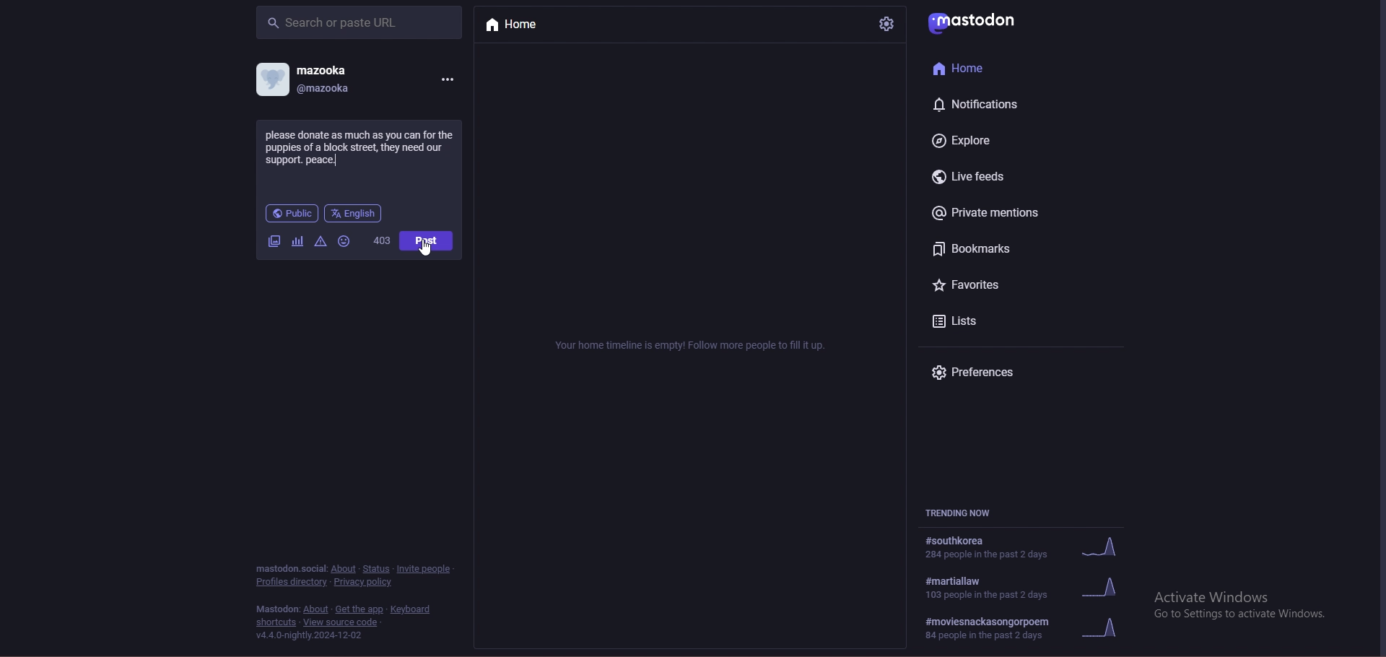 The image size is (1386, 657). I want to click on search bar, so click(361, 22).